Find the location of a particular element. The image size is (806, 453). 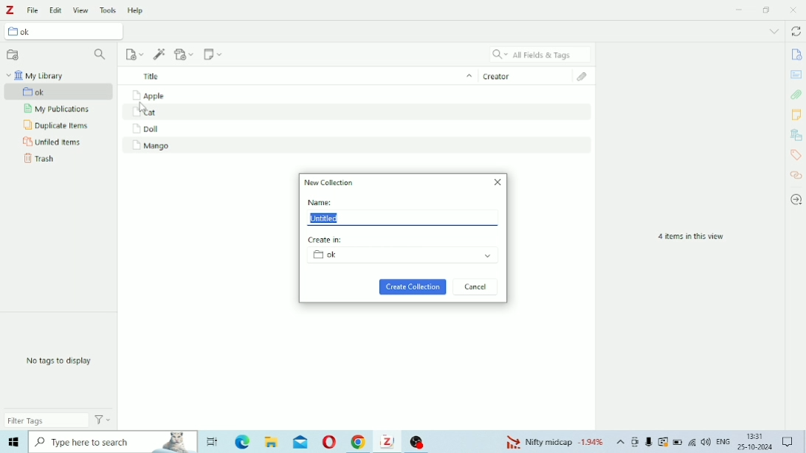

Apple is located at coordinates (148, 96).